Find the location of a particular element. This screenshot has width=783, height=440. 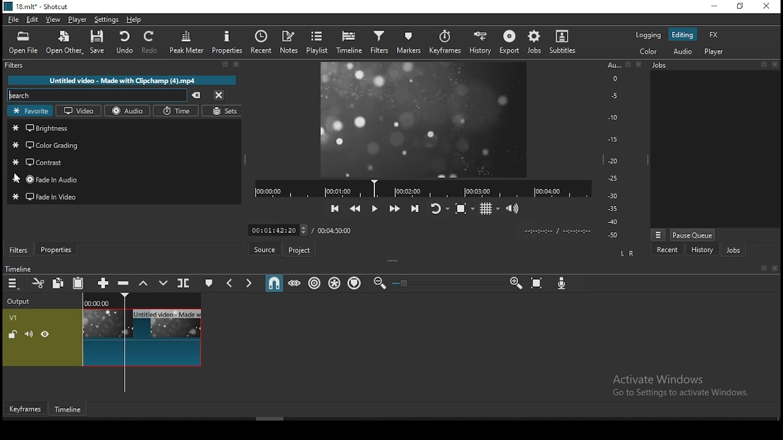

keyframes is located at coordinates (26, 409).